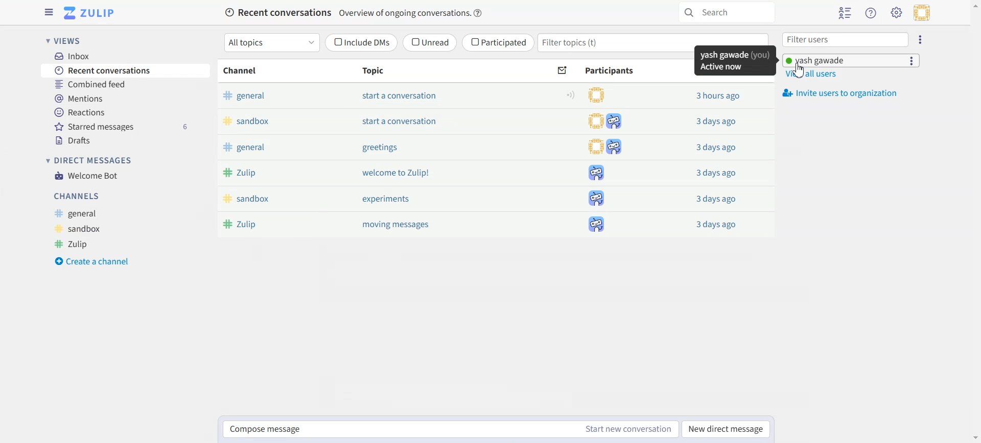 The height and width of the screenshot is (443, 981). I want to click on moving messages, so click(401, 226).